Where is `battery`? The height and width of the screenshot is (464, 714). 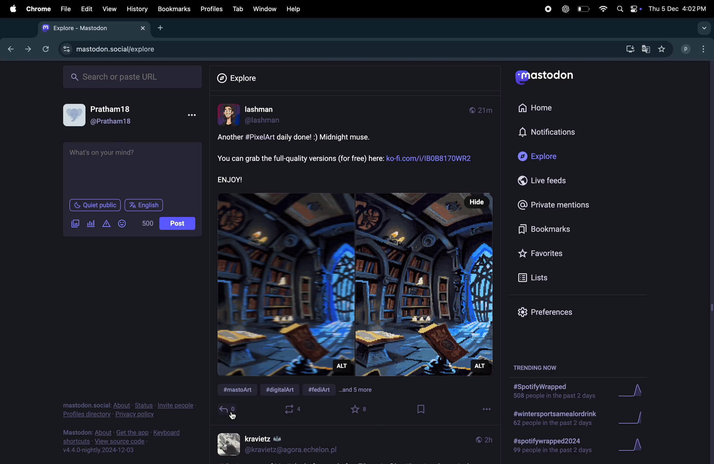
battery is located at coordinates (583, 8).